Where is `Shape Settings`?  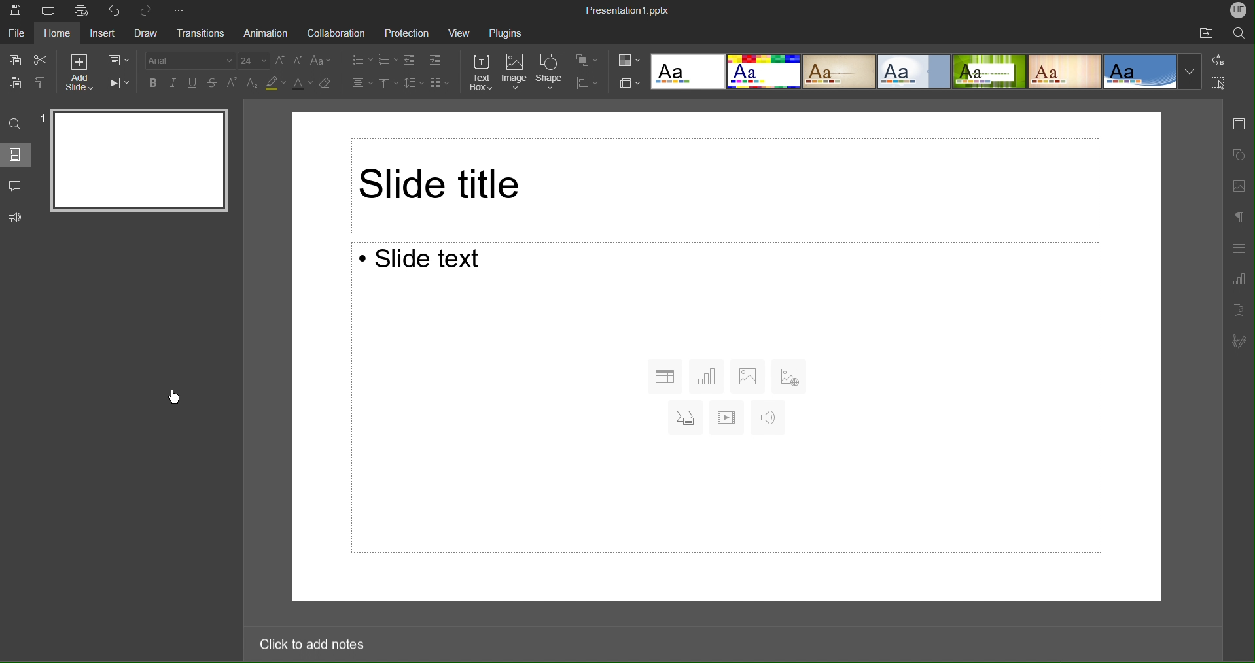
Shape Settings is located at coordinates (1239, 154).